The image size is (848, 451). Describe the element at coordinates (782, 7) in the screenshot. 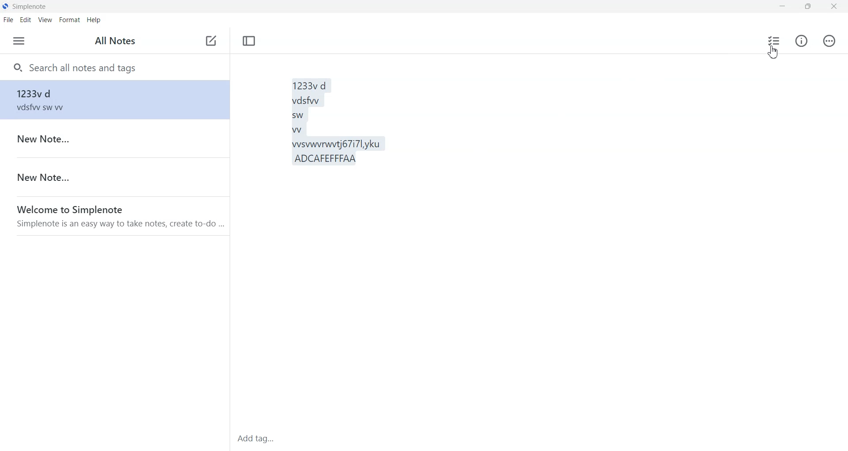

I see `Minimize` at that location.